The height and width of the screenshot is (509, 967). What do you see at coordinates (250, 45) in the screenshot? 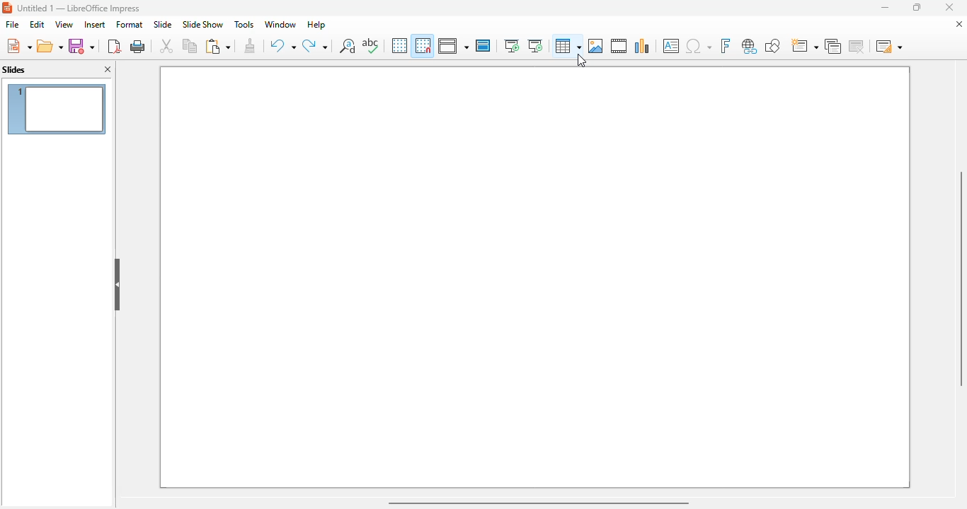
I see `clone formatting` at bounding box center [250, 45].